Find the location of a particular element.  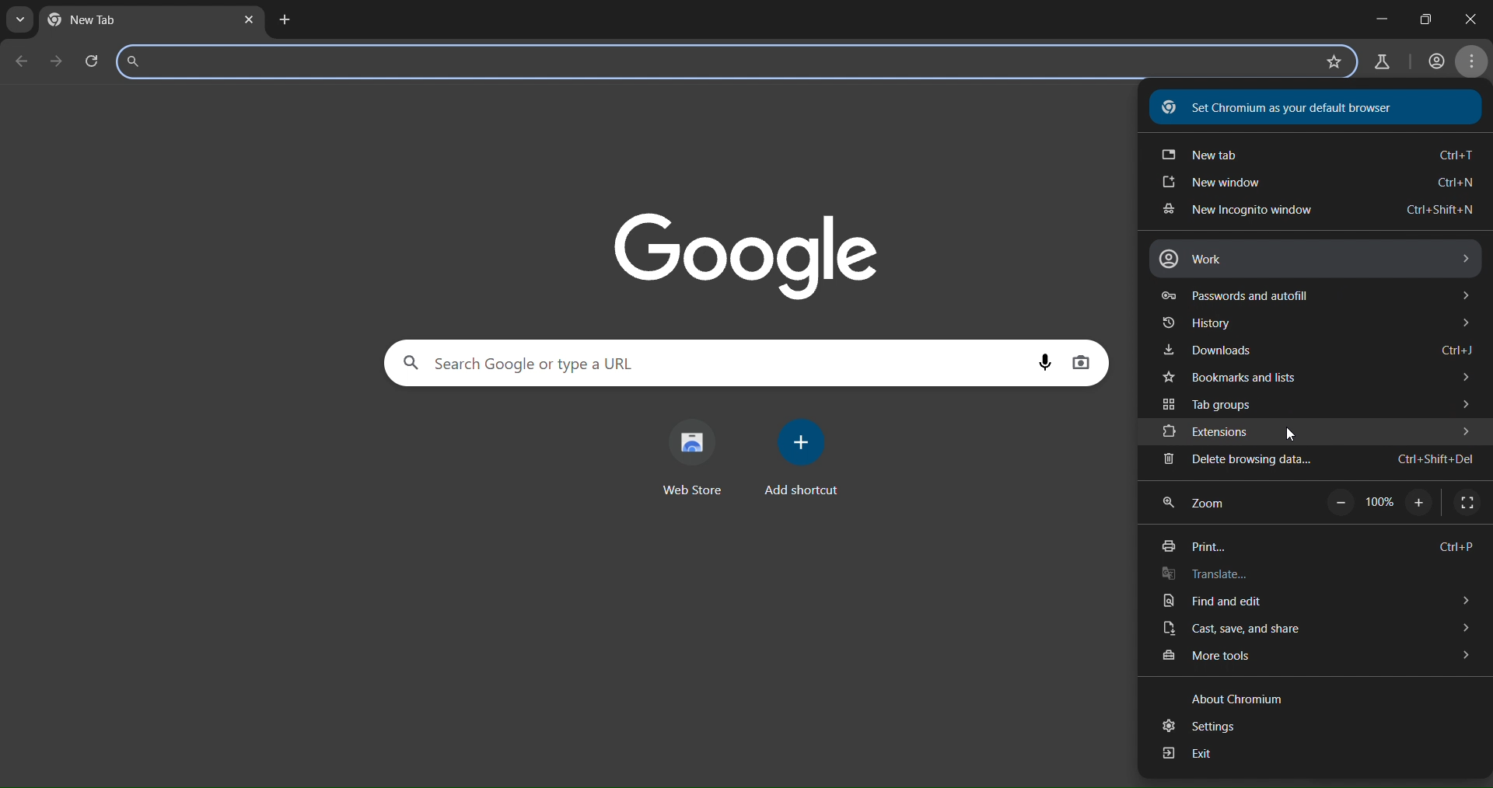

go forward one page is located at coordinates (56, 63).